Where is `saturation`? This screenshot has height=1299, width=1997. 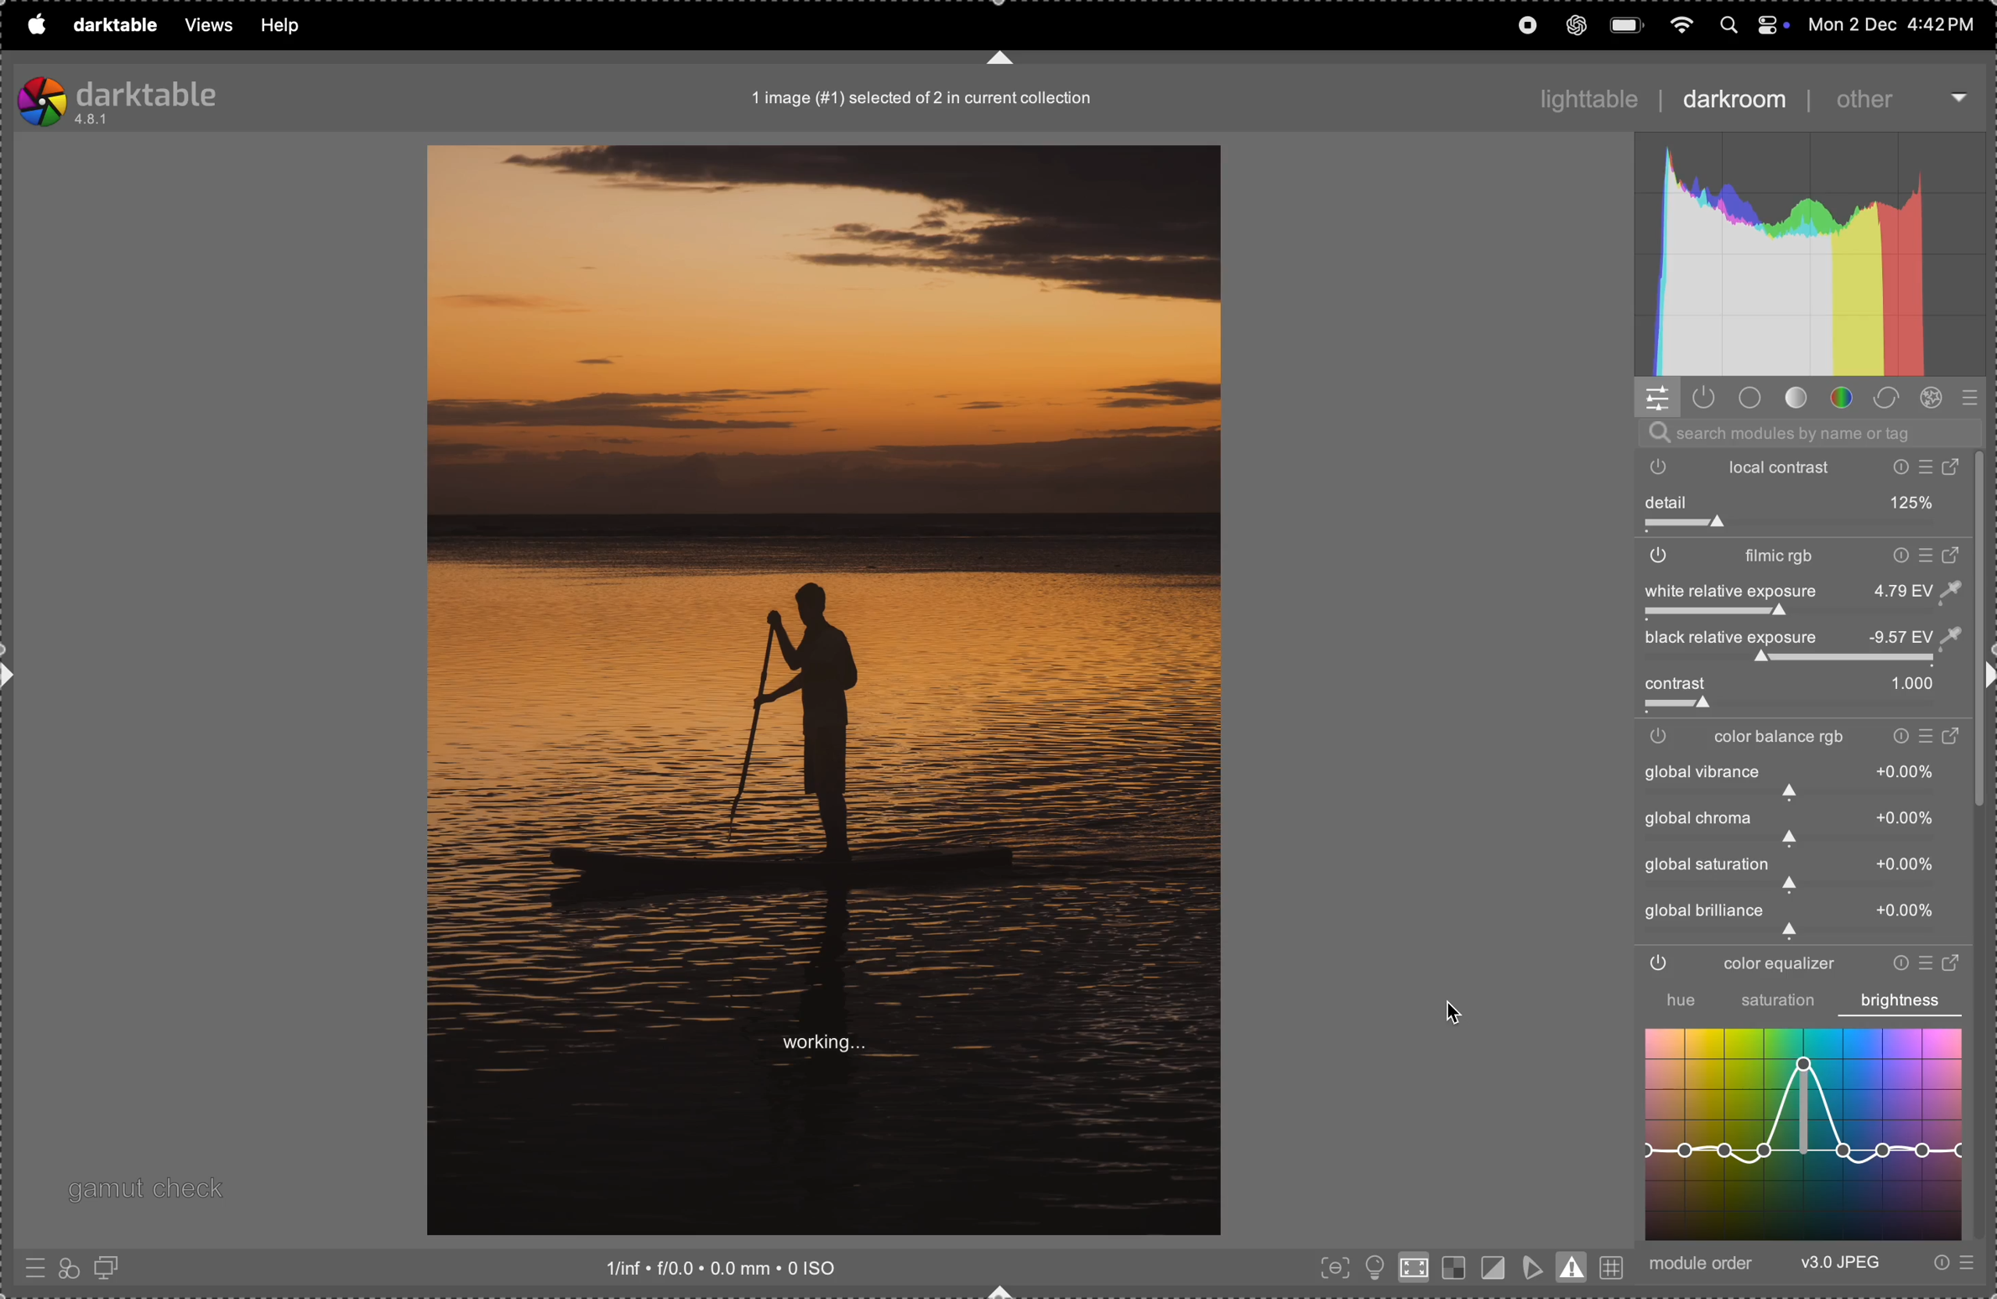 saturation is located at coordinates (1778, 1003).